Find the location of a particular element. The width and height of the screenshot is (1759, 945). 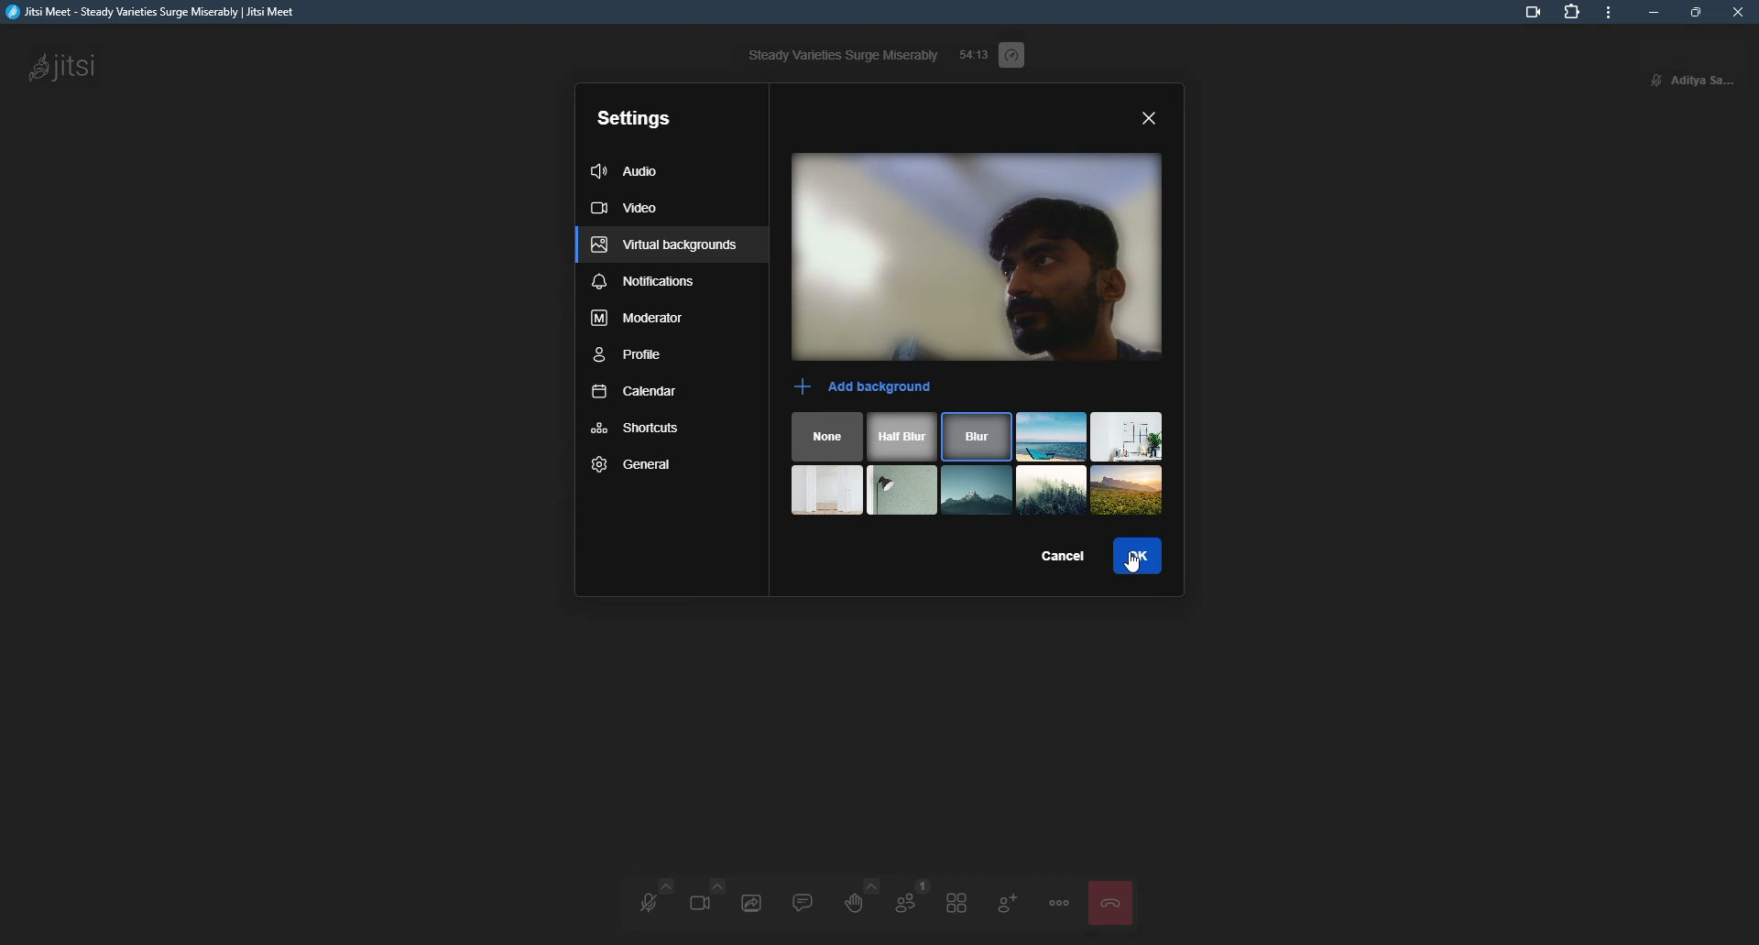

notifications is located at coordinates (643, 284).